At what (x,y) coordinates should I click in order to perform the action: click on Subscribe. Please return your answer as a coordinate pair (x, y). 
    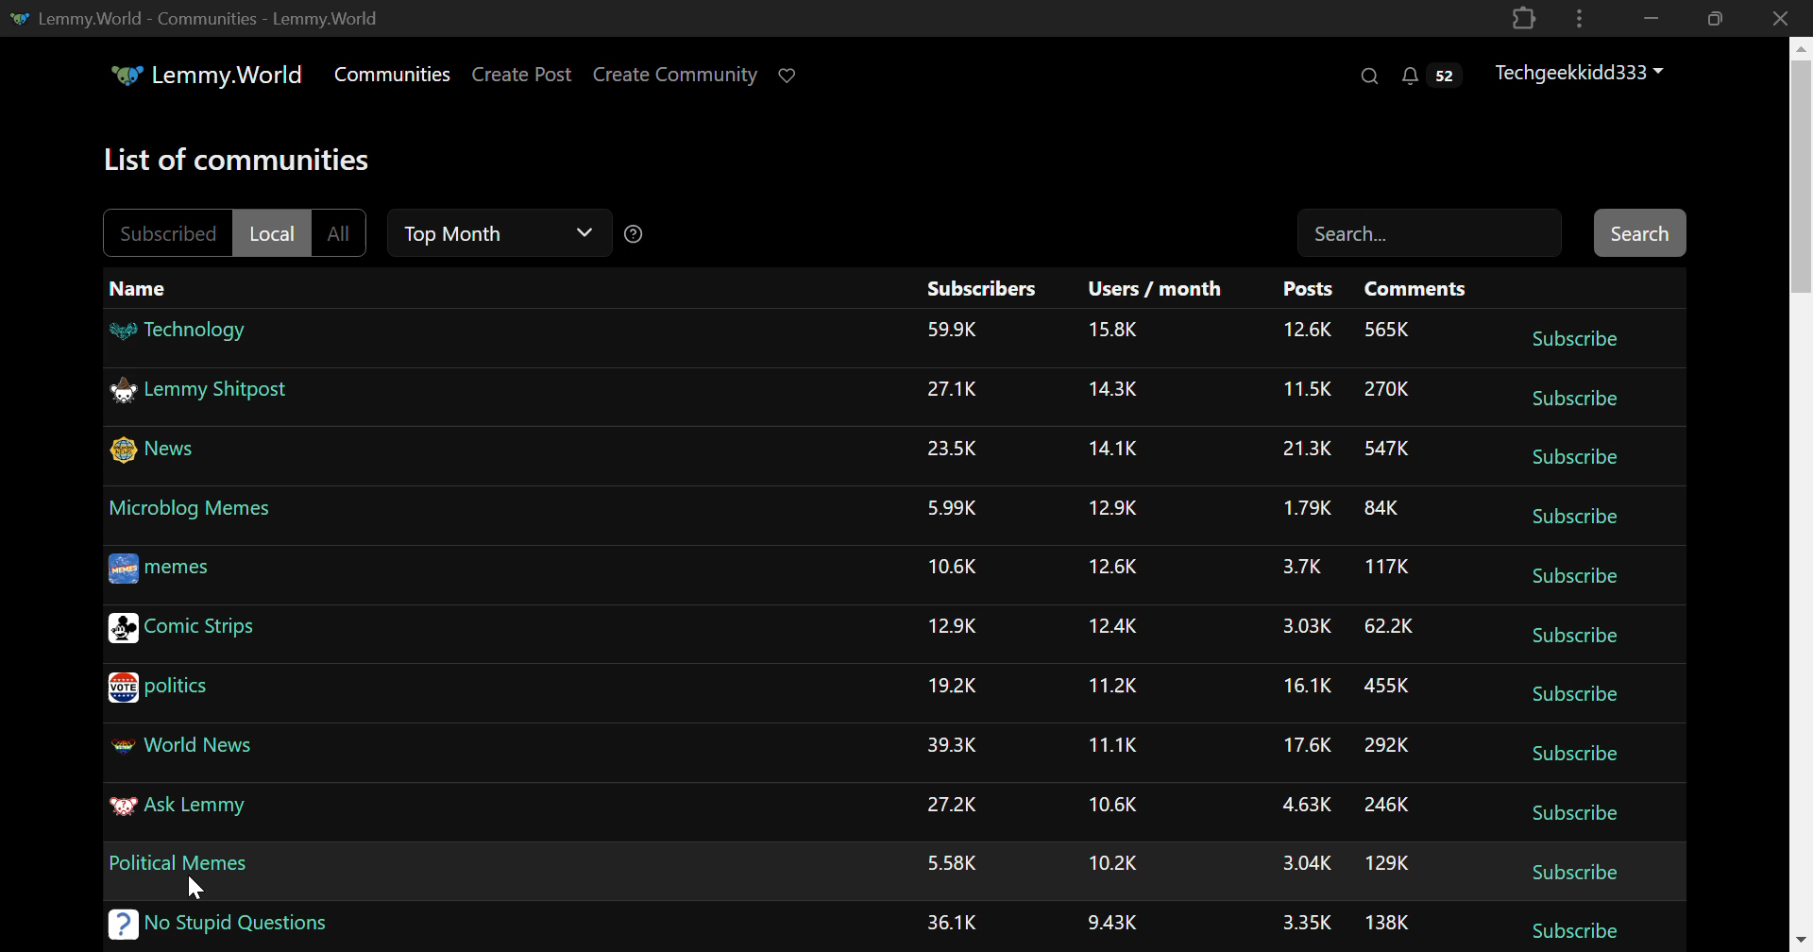
    Looking at the image, I should click on (1573, 929).